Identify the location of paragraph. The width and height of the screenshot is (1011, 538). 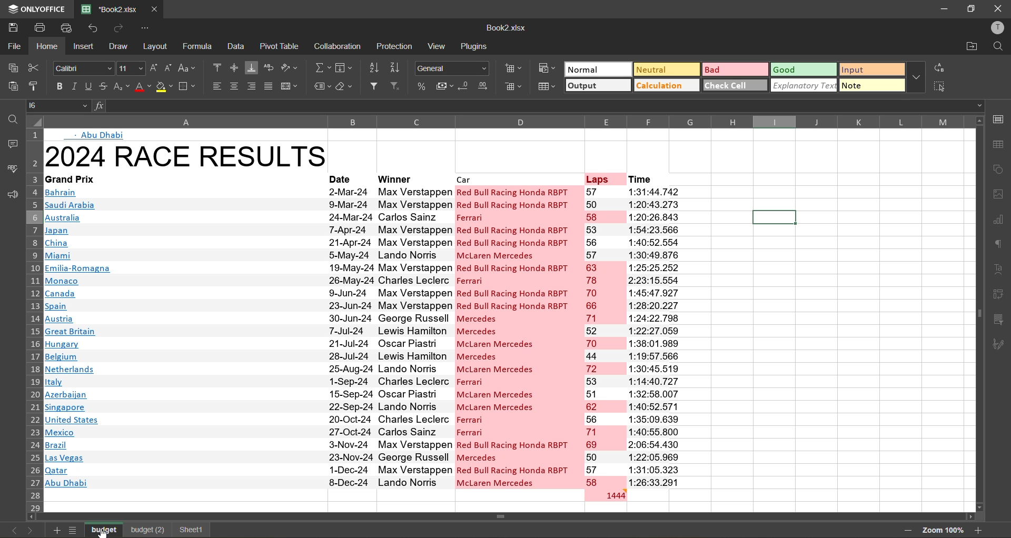
(999, 243).